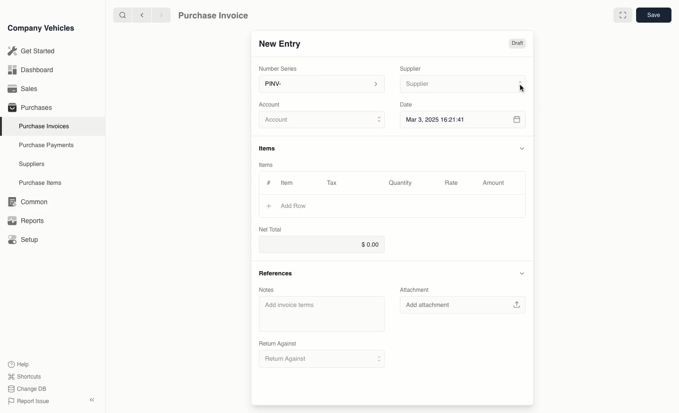 The width and height of the screenshot is (679, 413). Describe the element at coordinates (268, 149) in the screenshot. I see `items` at that location.